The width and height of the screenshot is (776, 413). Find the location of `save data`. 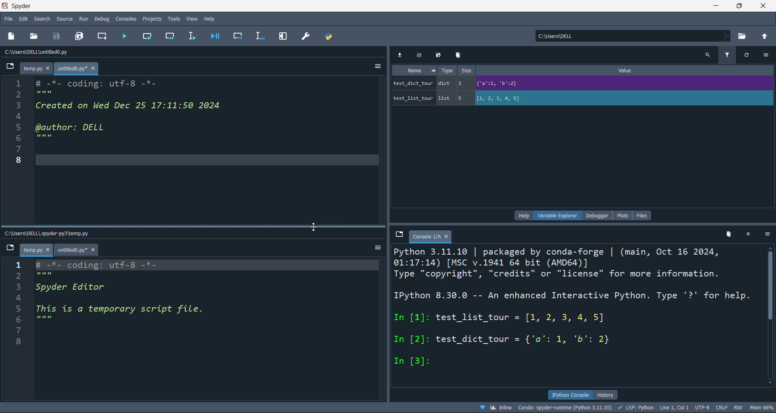

save data is located at coordinates (419, 54).